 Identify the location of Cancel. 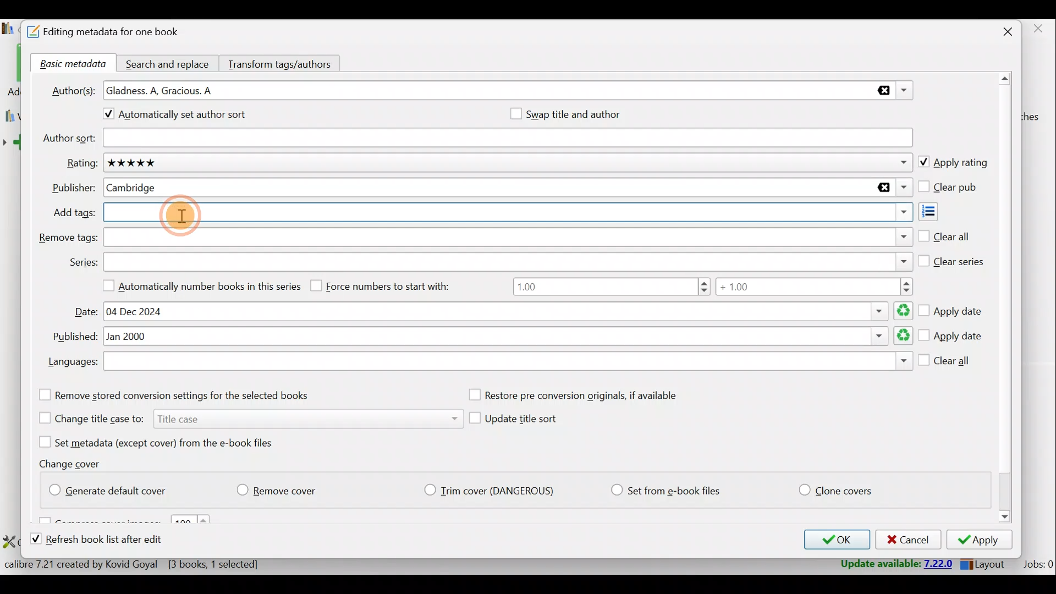
(906, 540).